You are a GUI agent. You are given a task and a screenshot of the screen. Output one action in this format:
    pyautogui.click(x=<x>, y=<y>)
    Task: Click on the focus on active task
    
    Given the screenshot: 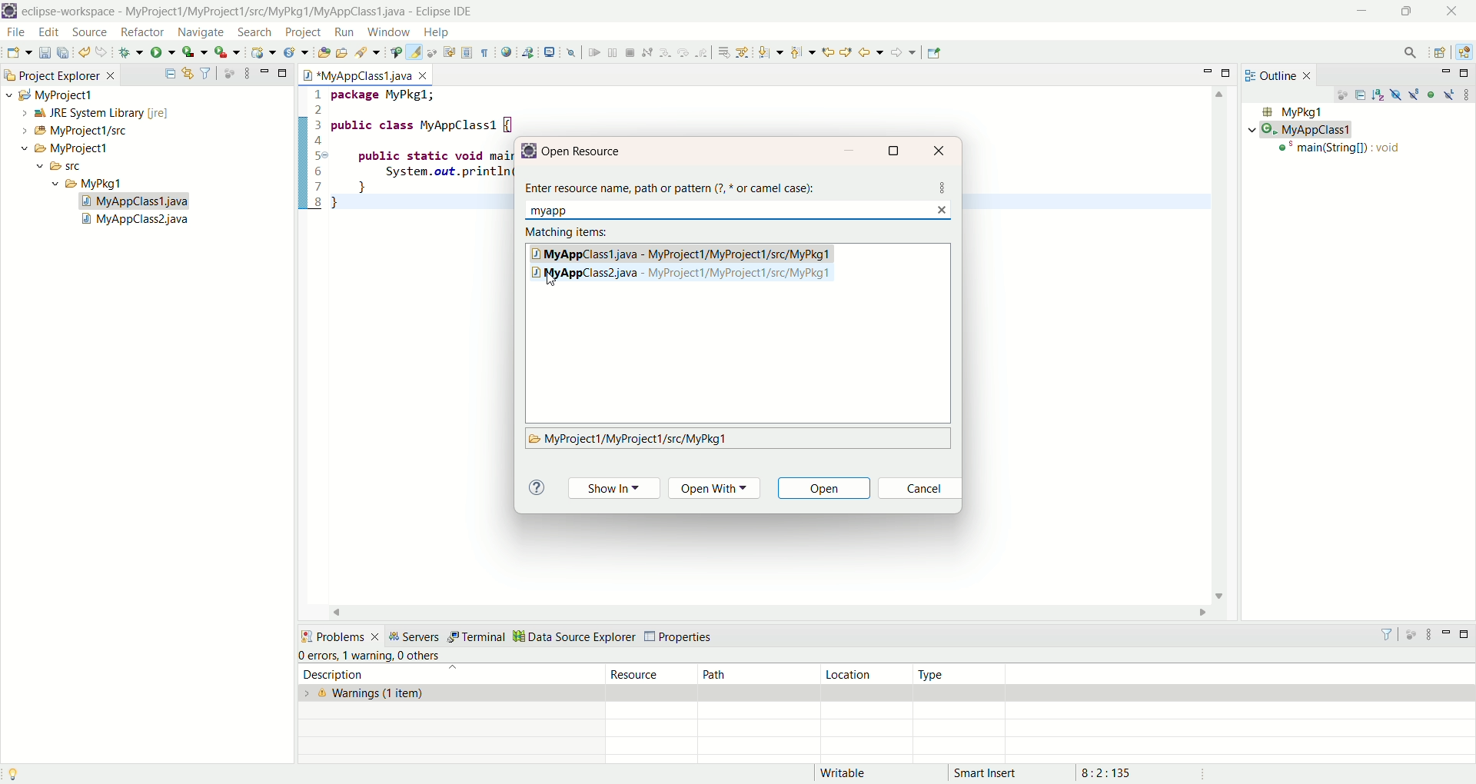 What is the action you would take?
    pyautogui.click(x=229, y=73)
    